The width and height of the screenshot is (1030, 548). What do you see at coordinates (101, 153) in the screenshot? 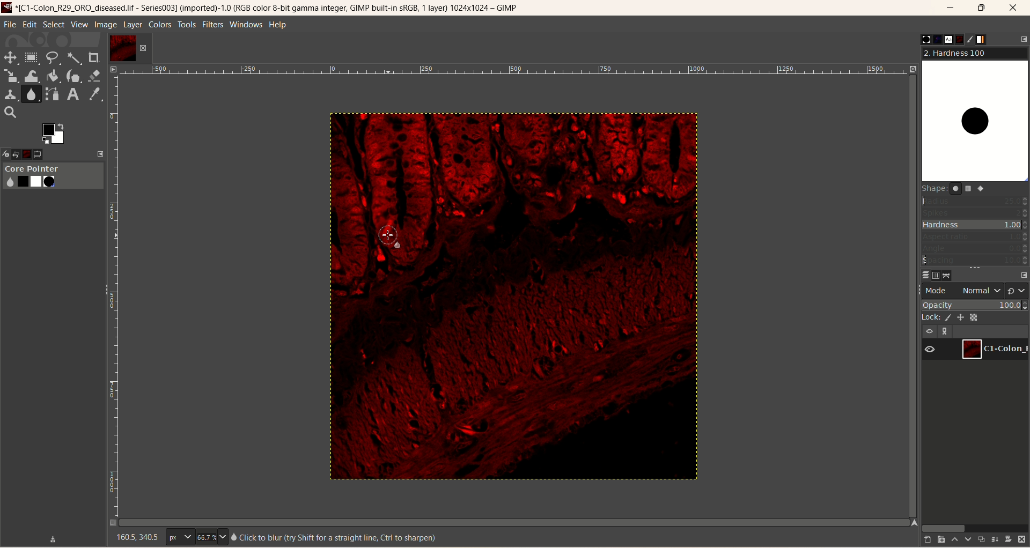
I see `expand` at bounding box center [101, 153].